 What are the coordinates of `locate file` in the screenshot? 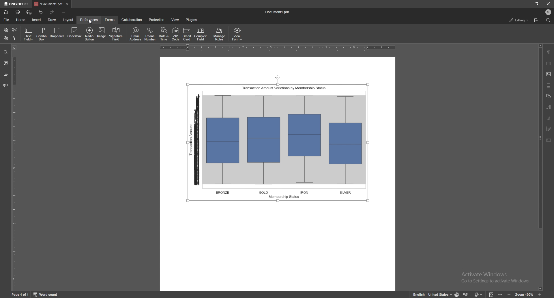 It's located at (537, 21).